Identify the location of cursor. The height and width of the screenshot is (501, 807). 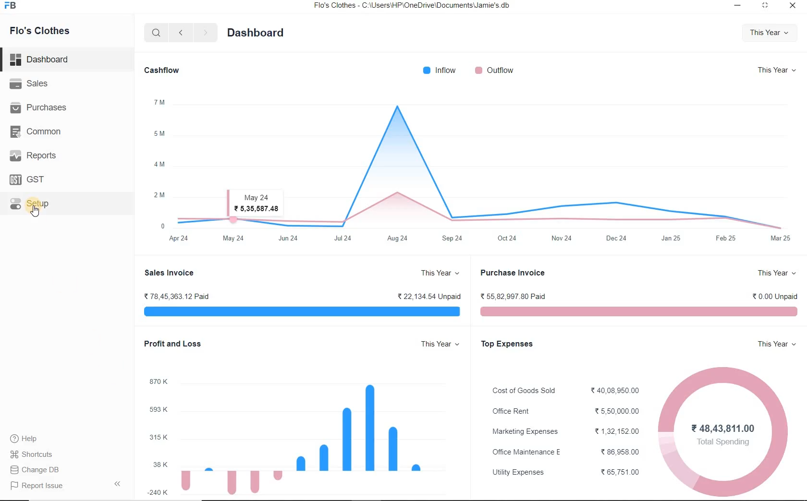
(37, 215).